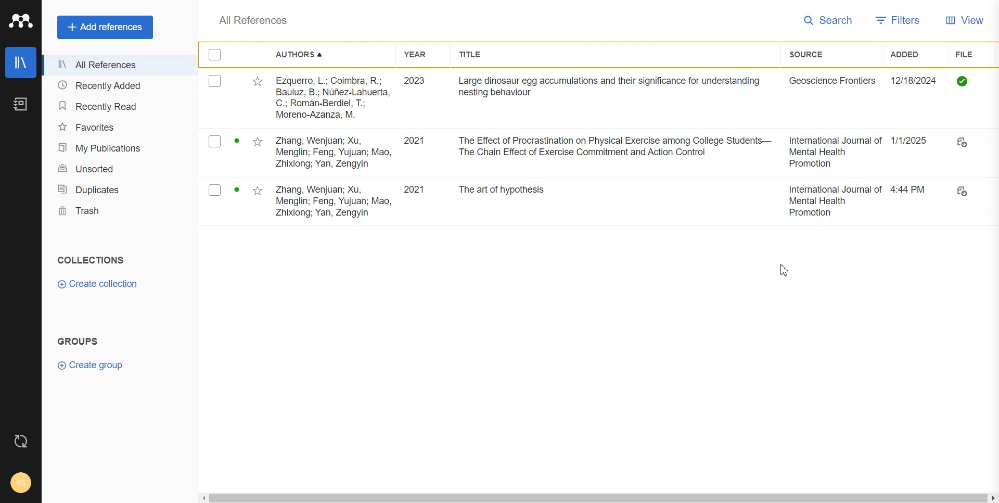 The height and width of the screenshot is (503, 999). I want to click on All references, so click(109, 65).